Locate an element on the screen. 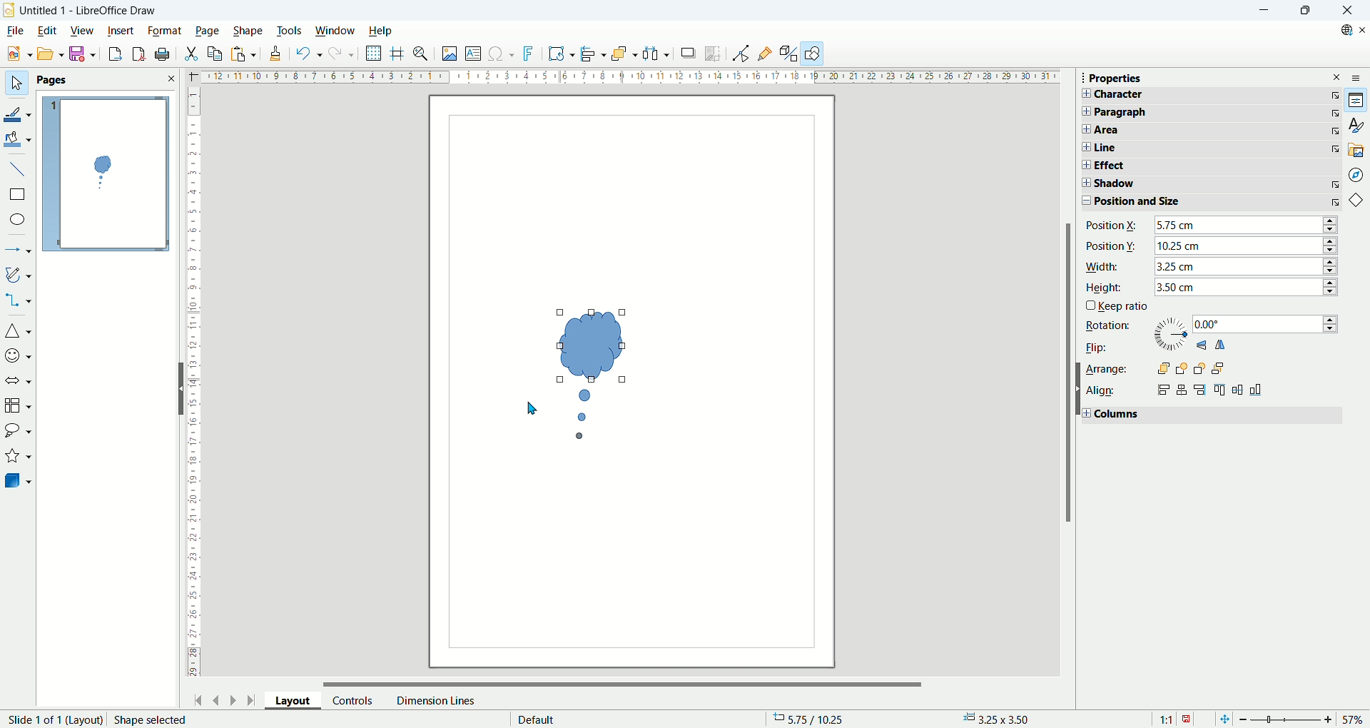 This screenshot has width=1370, height=728. Search on web is located at coordinates (1341, 30).